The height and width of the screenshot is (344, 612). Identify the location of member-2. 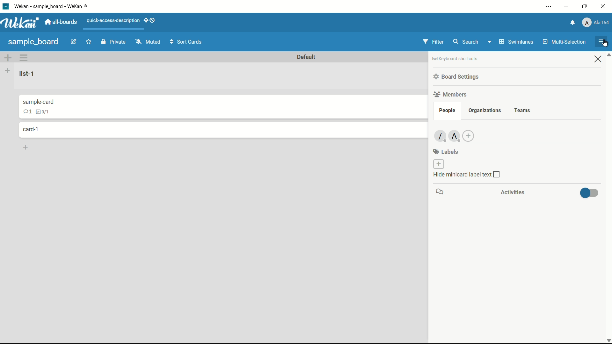
(455, 136).